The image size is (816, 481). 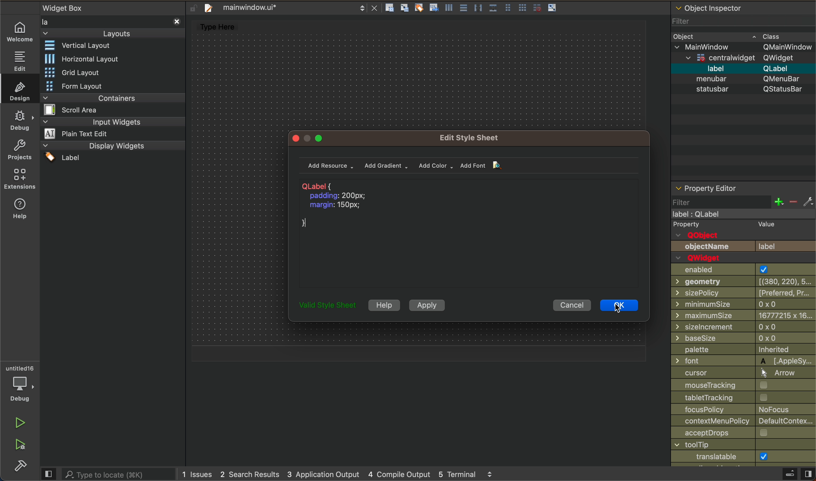 What do you see at coordinates (20, 31) in the screenshot?
I see `welcome` at bounding box center [20, 31].